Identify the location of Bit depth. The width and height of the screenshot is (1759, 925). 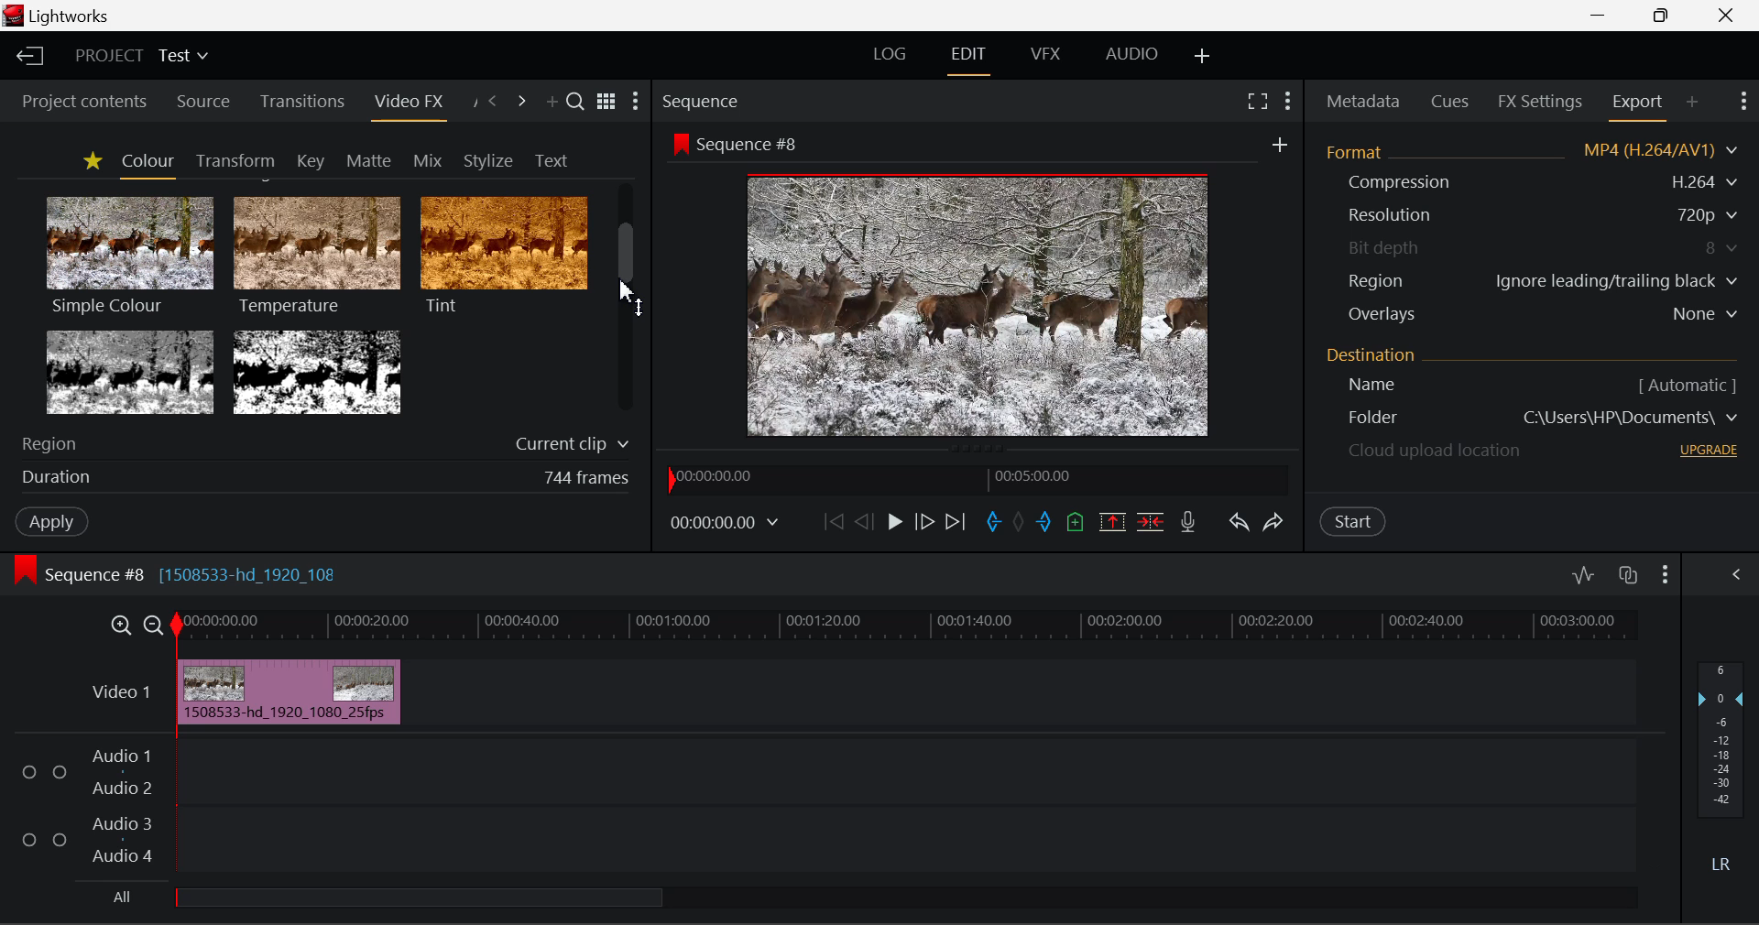
(1386, 245).